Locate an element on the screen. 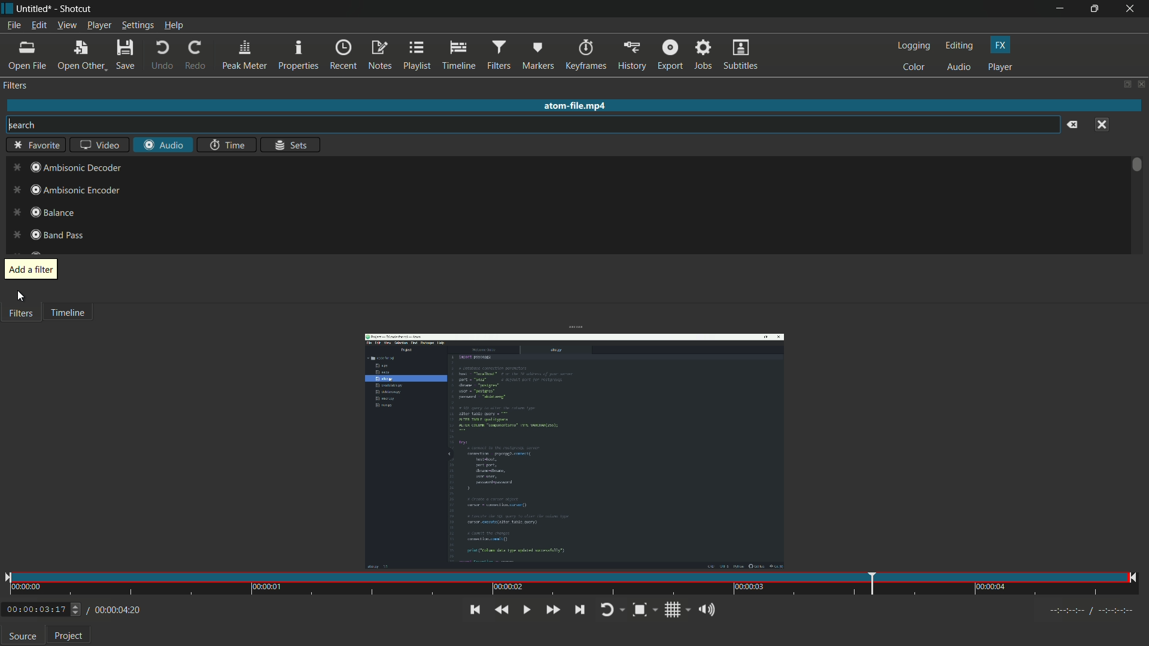 Image resolution: width=1149 pixels, height=646 pixels. history is located at coordinates (633, 54).